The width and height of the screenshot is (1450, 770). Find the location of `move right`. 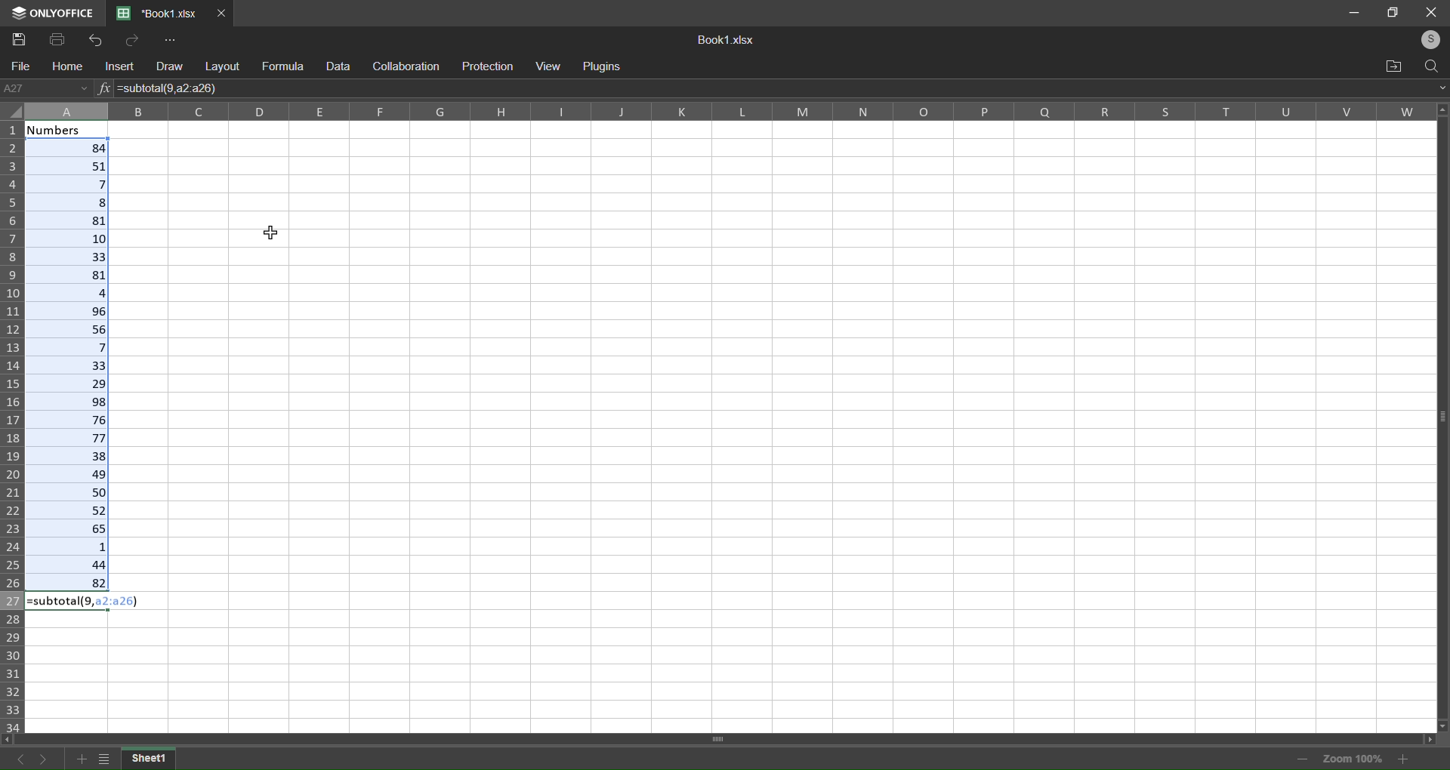

move right is located at coordinates (1436, 742).